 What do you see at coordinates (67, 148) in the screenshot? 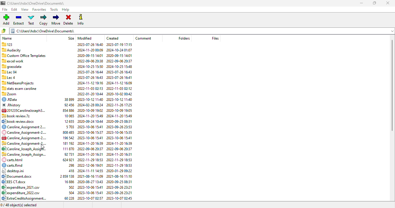
I see `85 Caroline Joseph Assigf¥.. 111870 2022-09-06 20:37 2022-09-06 20:37` at bounding box center [67, 148].